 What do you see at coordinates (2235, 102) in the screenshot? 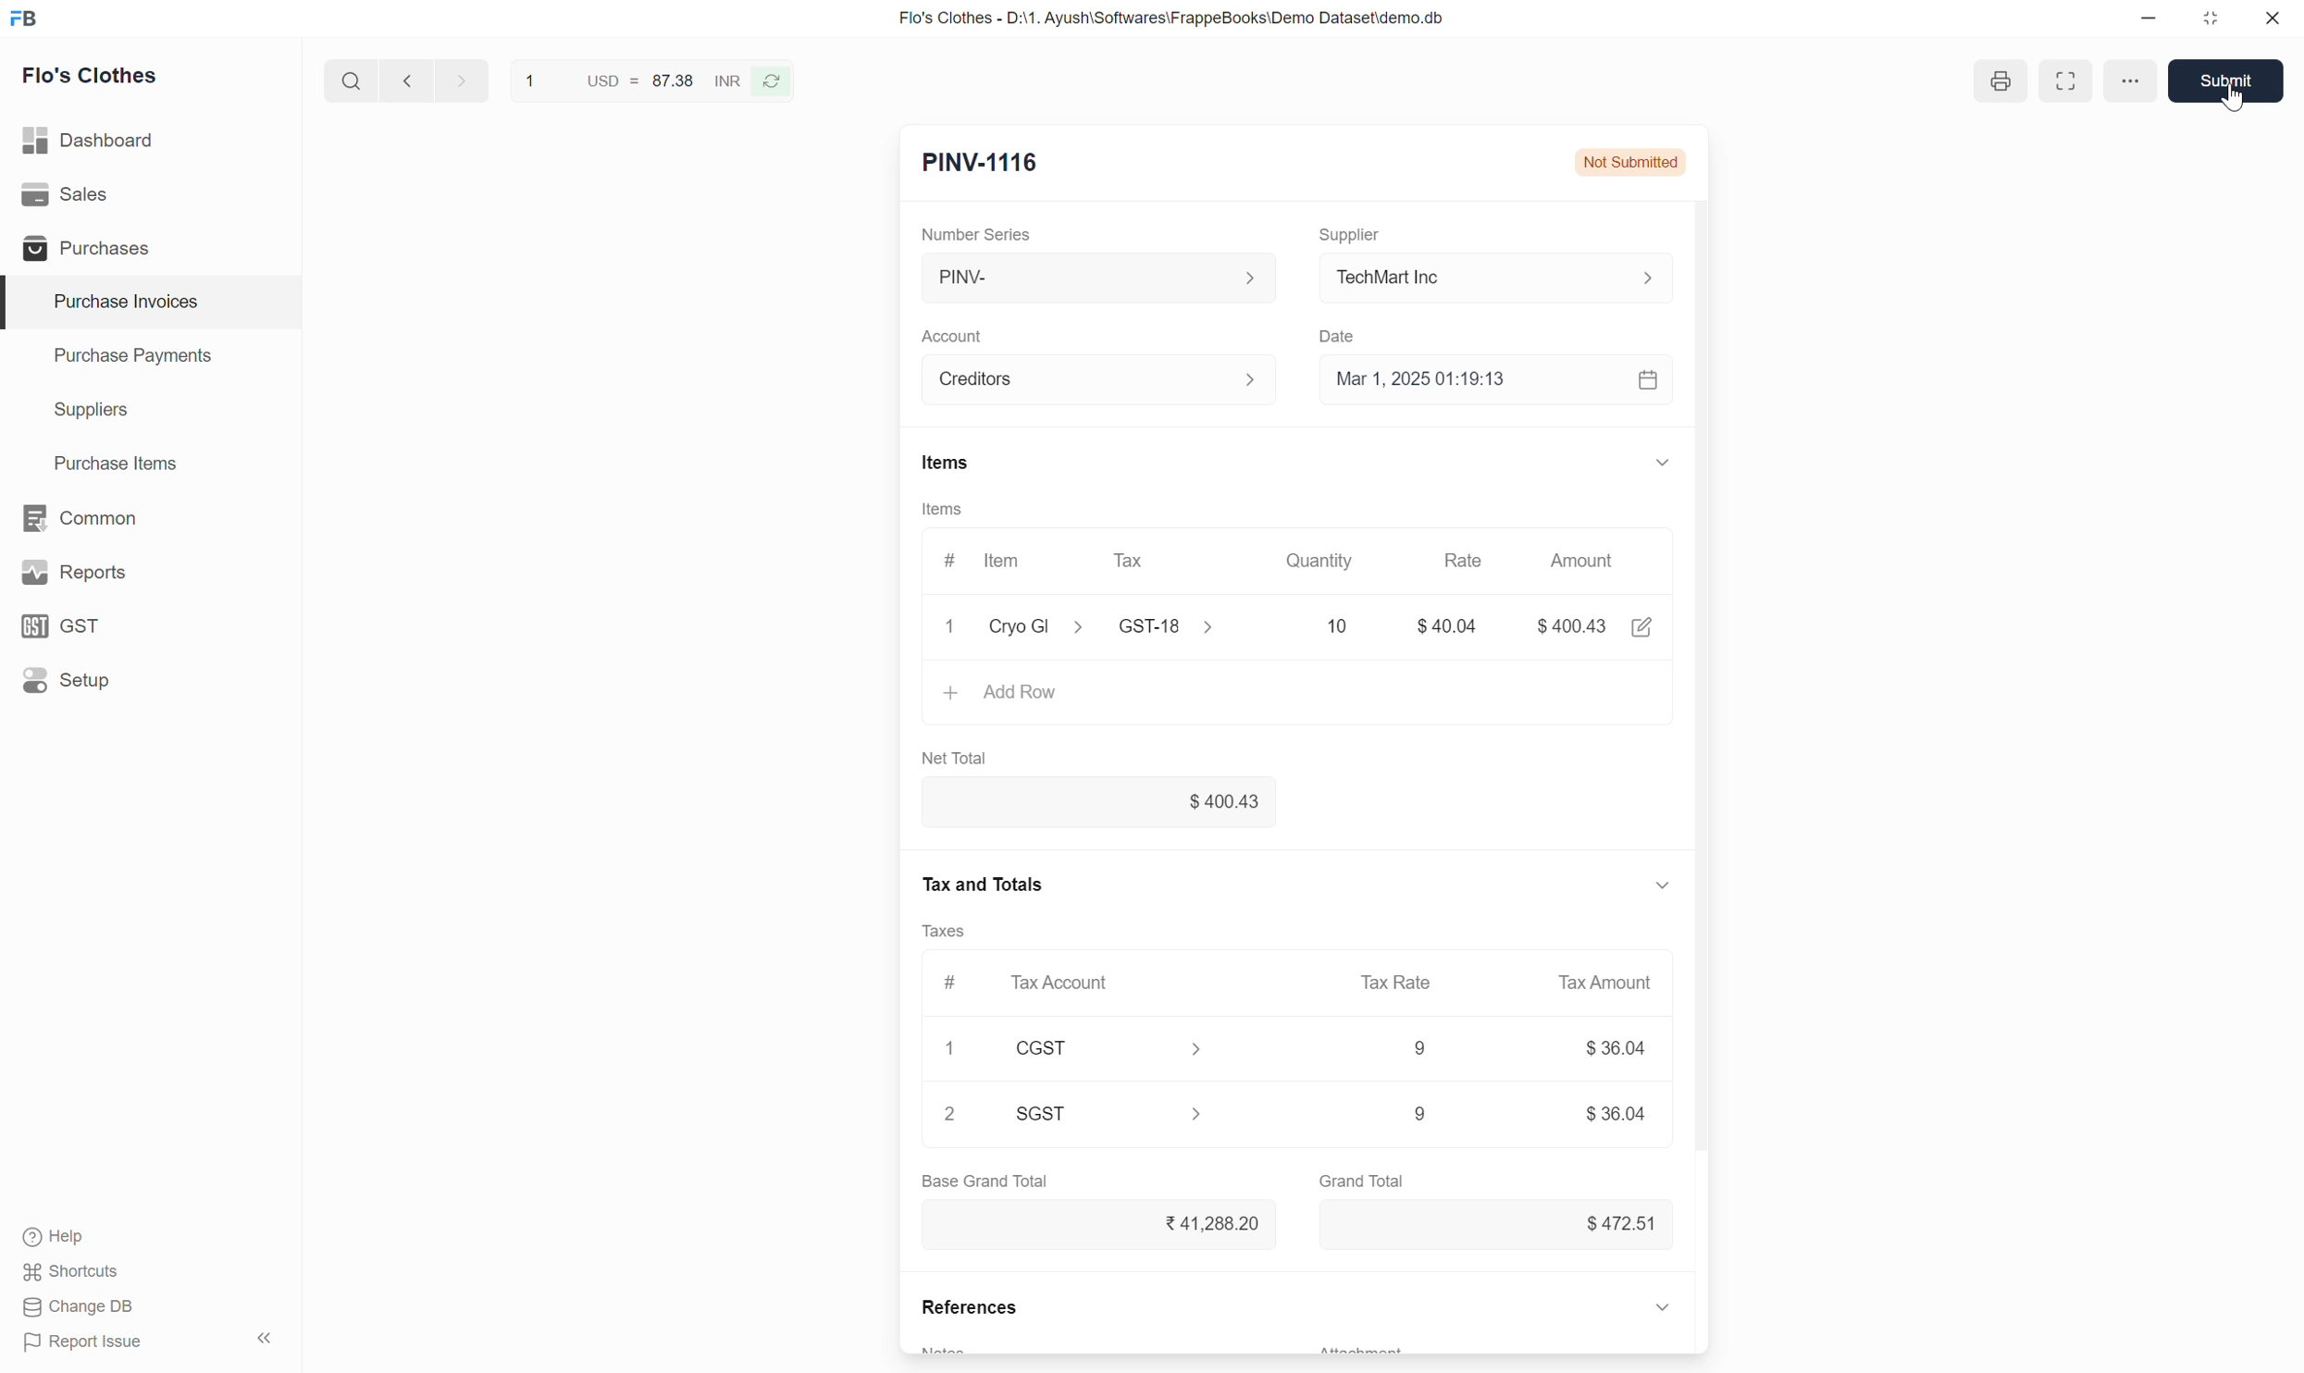
I see `cursor` at bounding box center [2235, 102].